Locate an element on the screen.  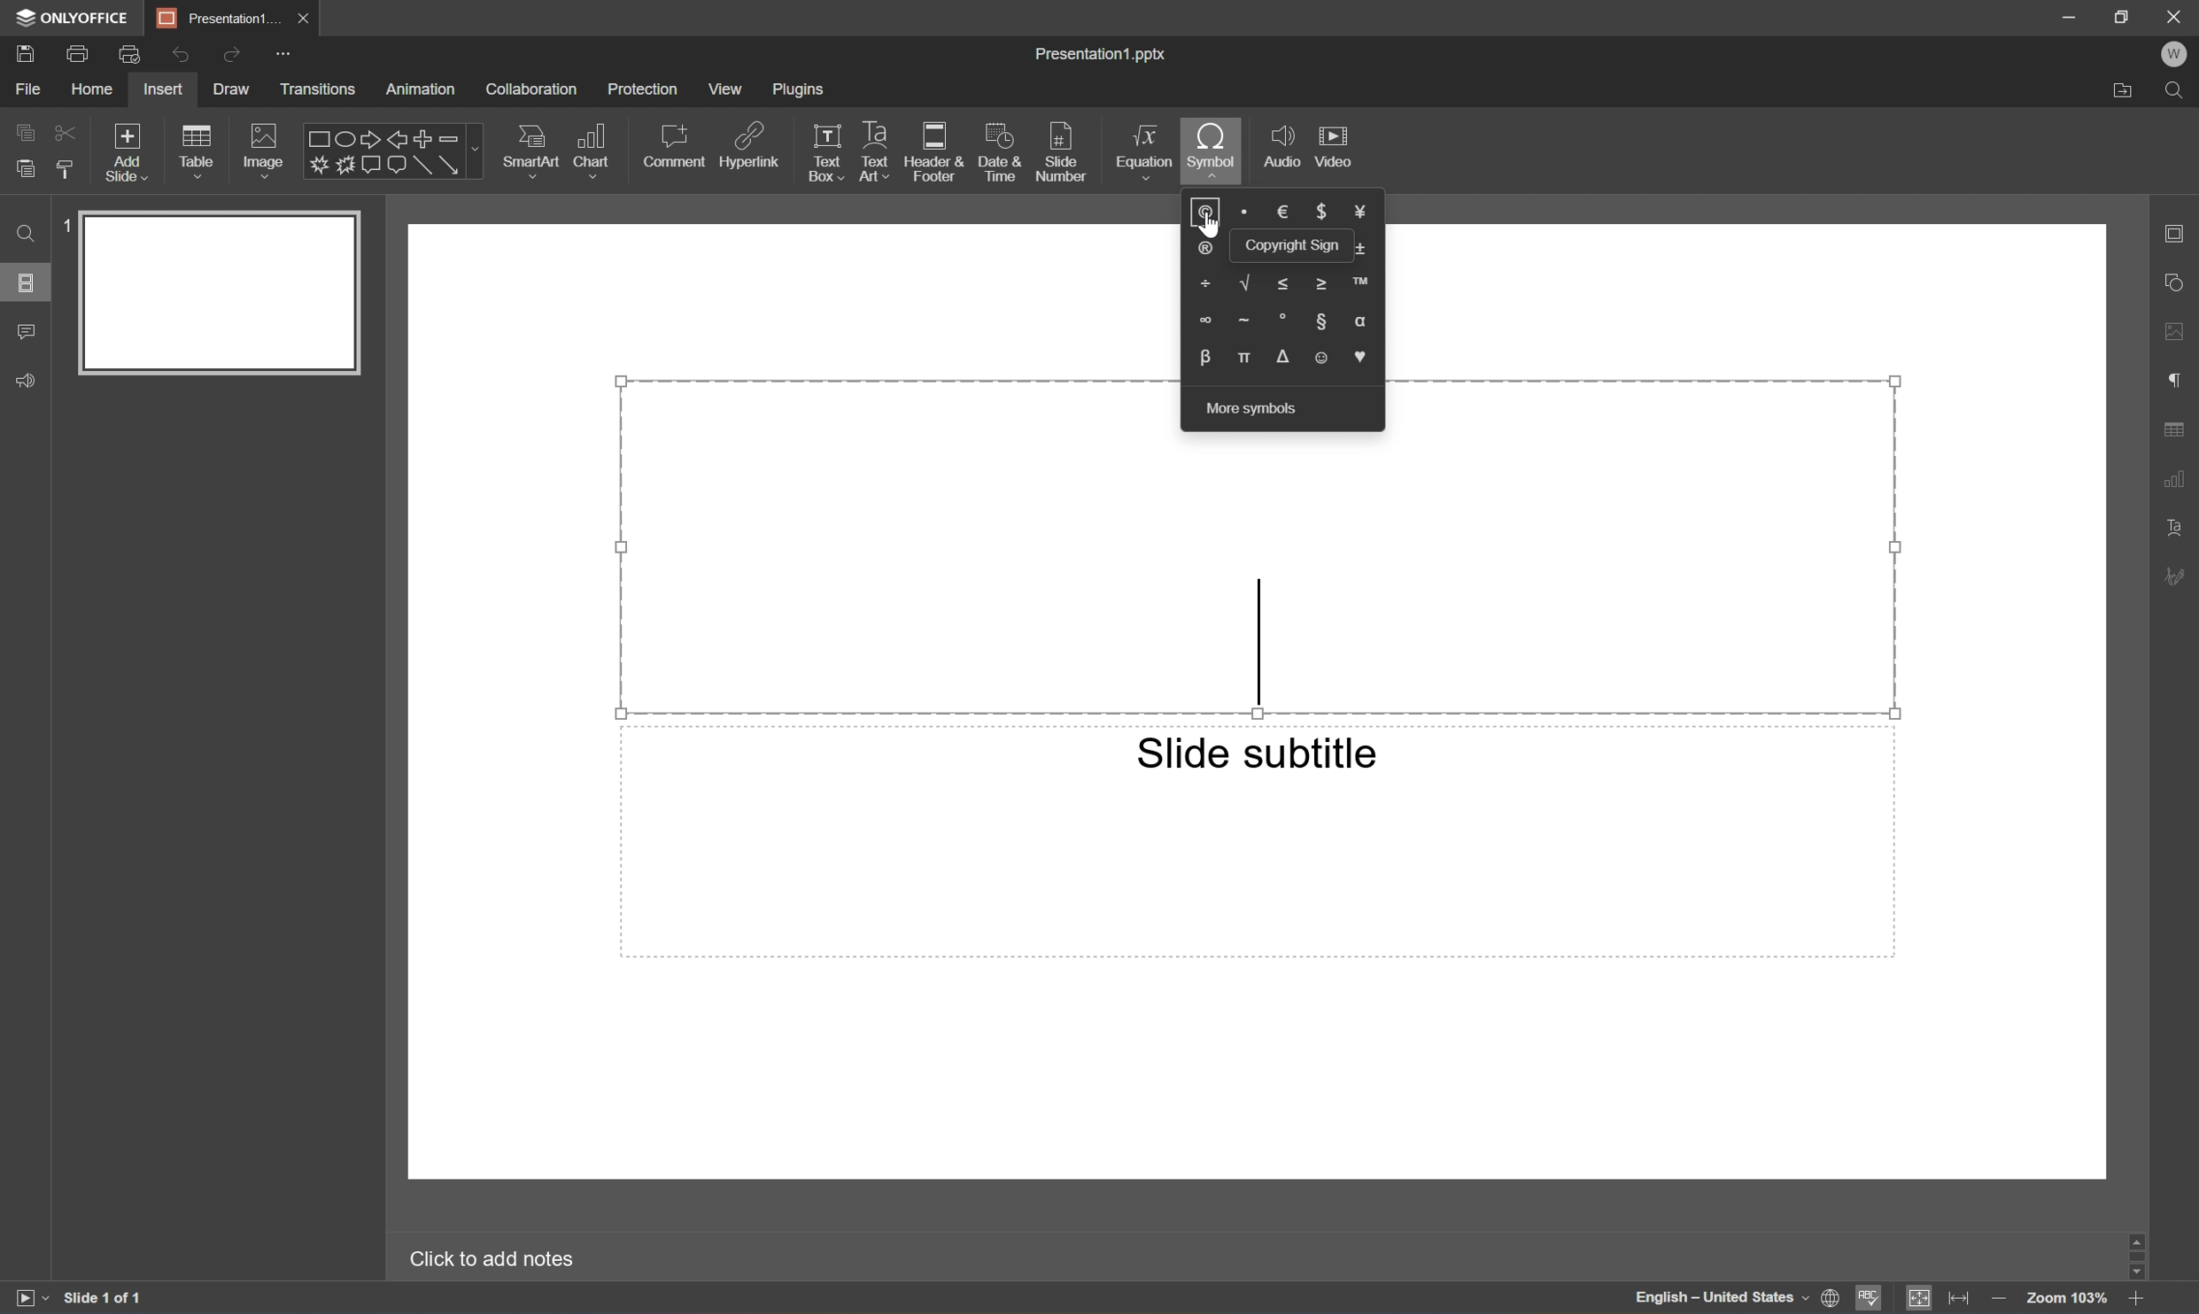
mouse pointer is located at coordinates (1212, 230).